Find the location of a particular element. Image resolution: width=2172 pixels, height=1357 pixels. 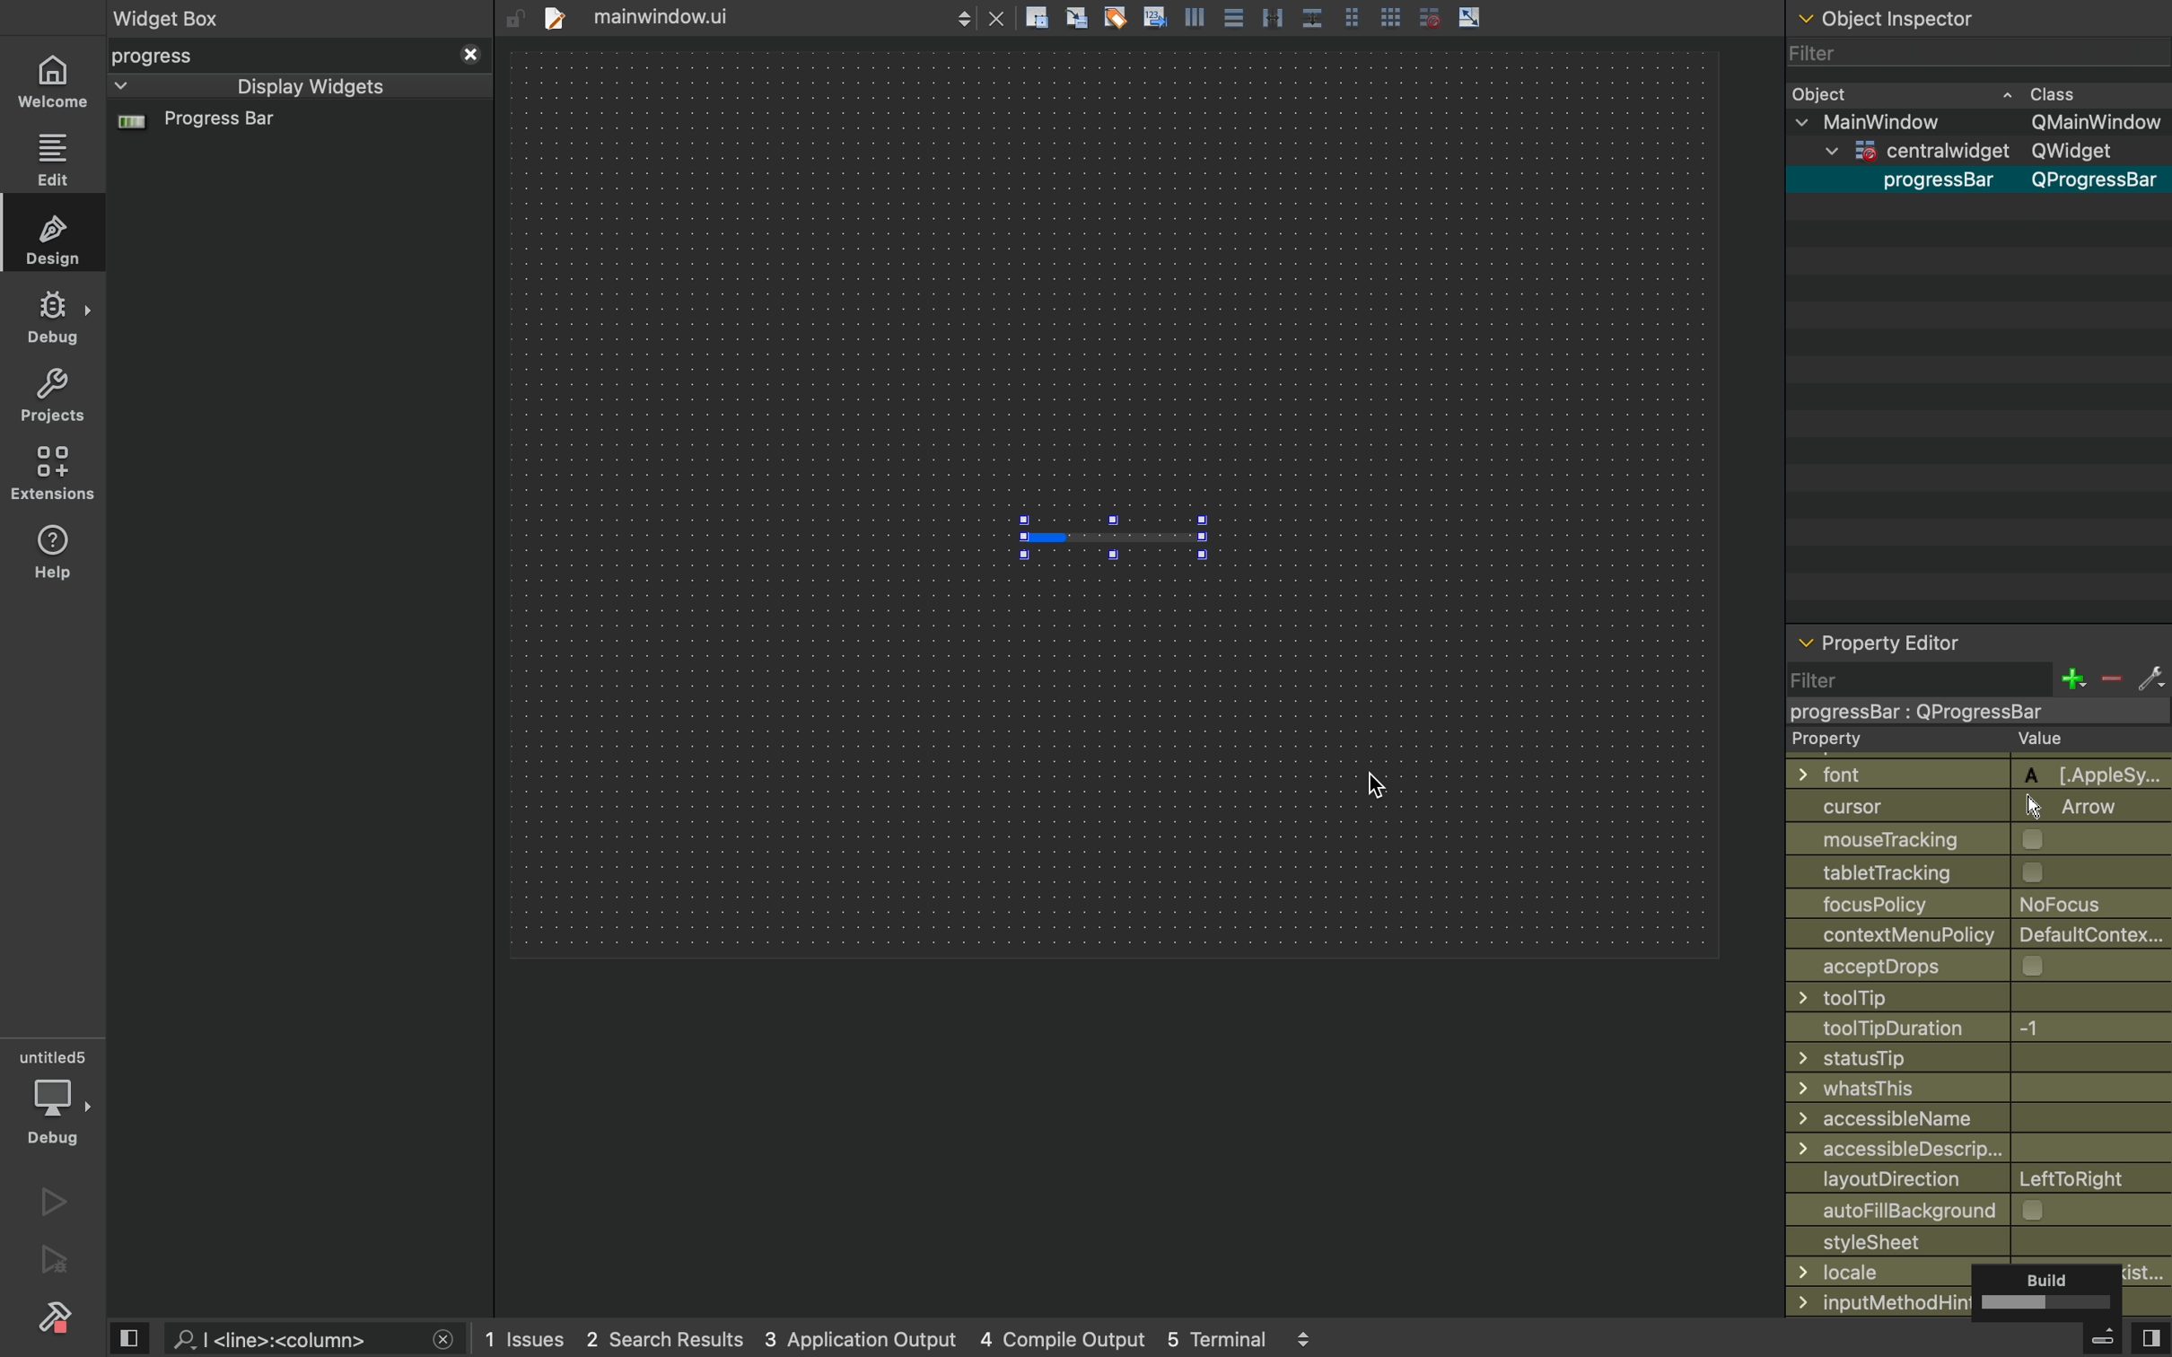

ProgressBar is located at coordinates (1931, 181).